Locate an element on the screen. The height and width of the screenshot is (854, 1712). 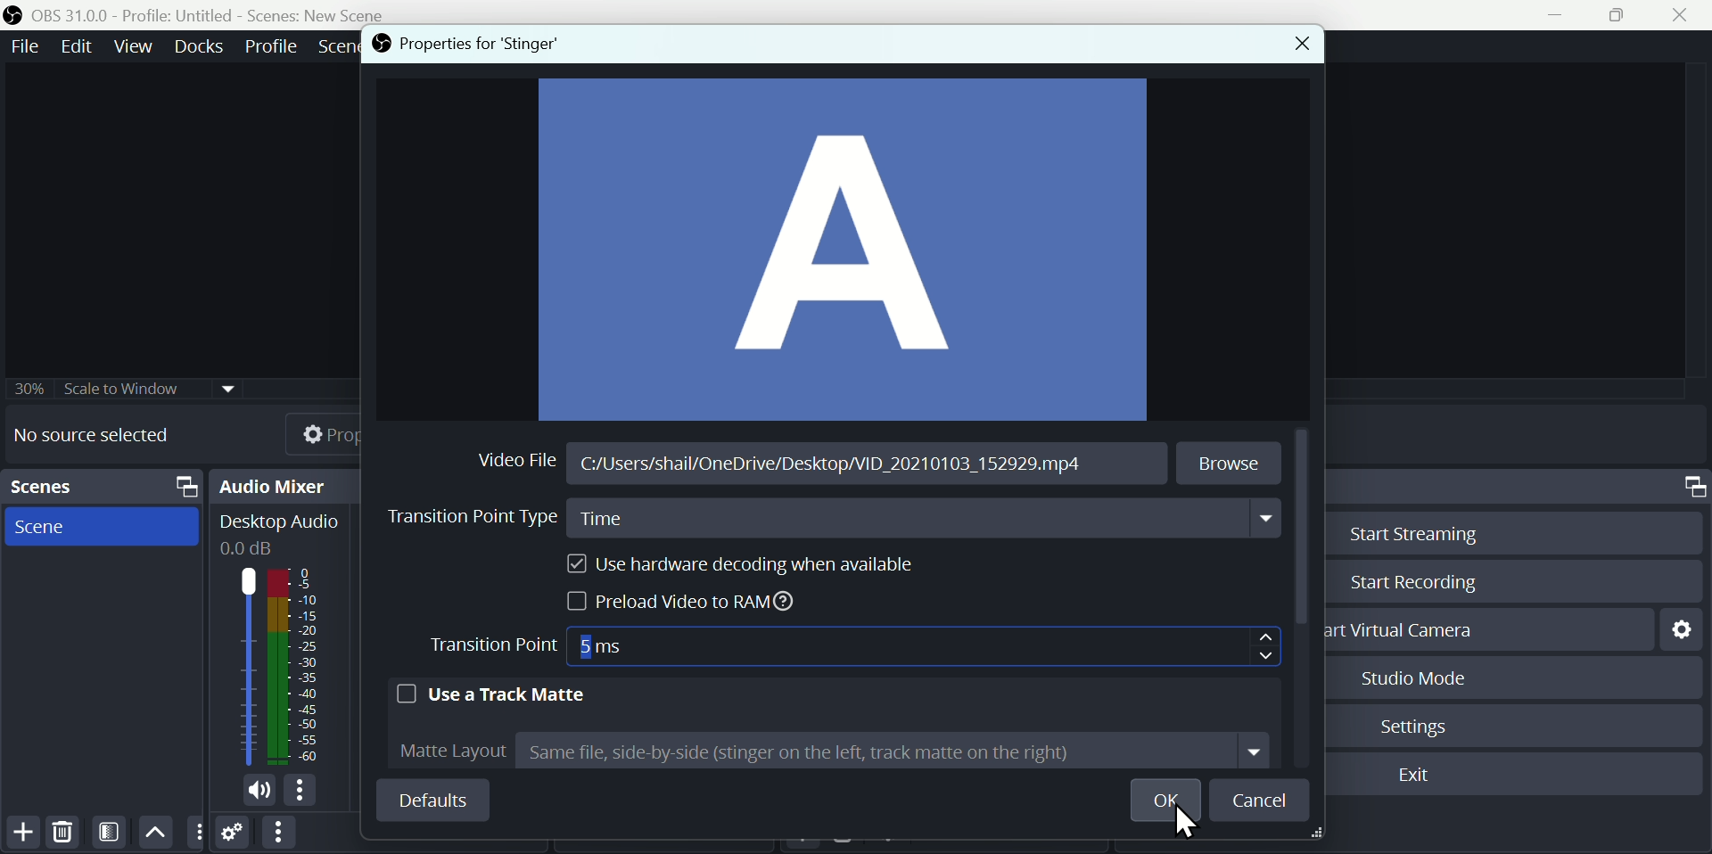
More options is located at coordinates (277, 833).